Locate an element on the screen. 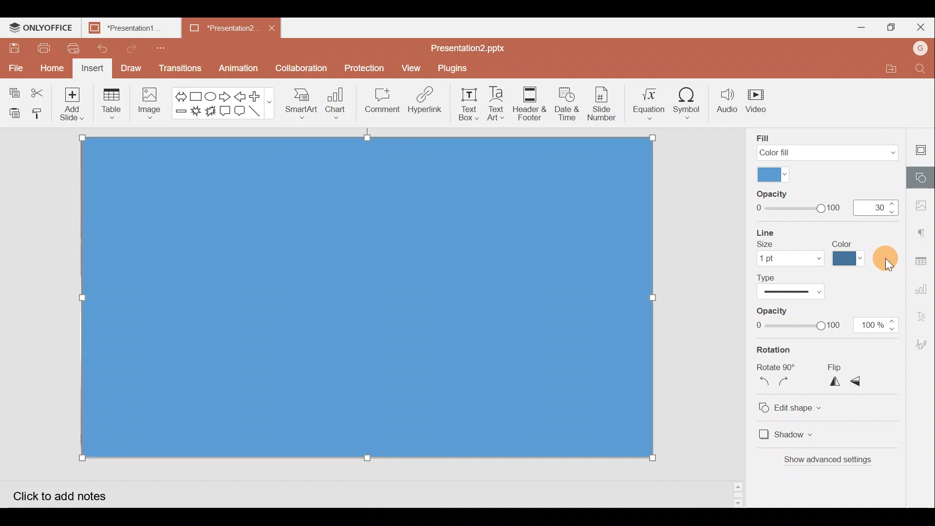  Quick print is located at coordinates (71, 47).